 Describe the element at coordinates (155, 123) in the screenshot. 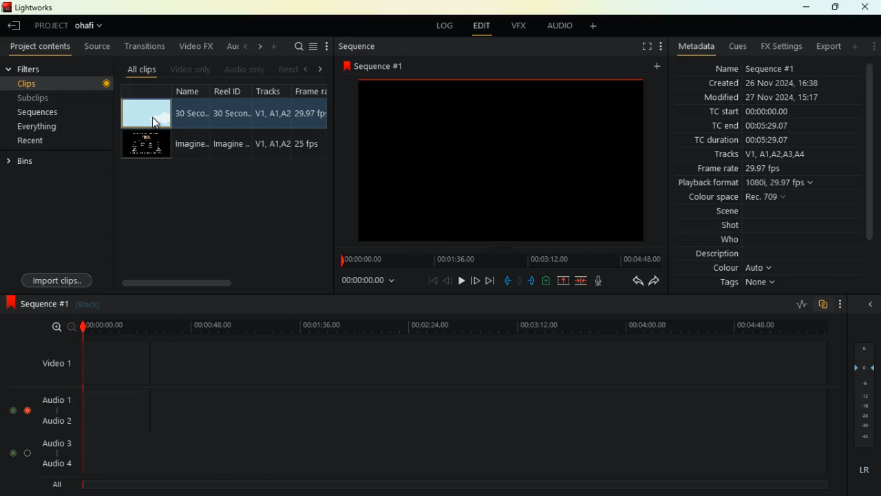

I see `Mouse Cursor` at that location.